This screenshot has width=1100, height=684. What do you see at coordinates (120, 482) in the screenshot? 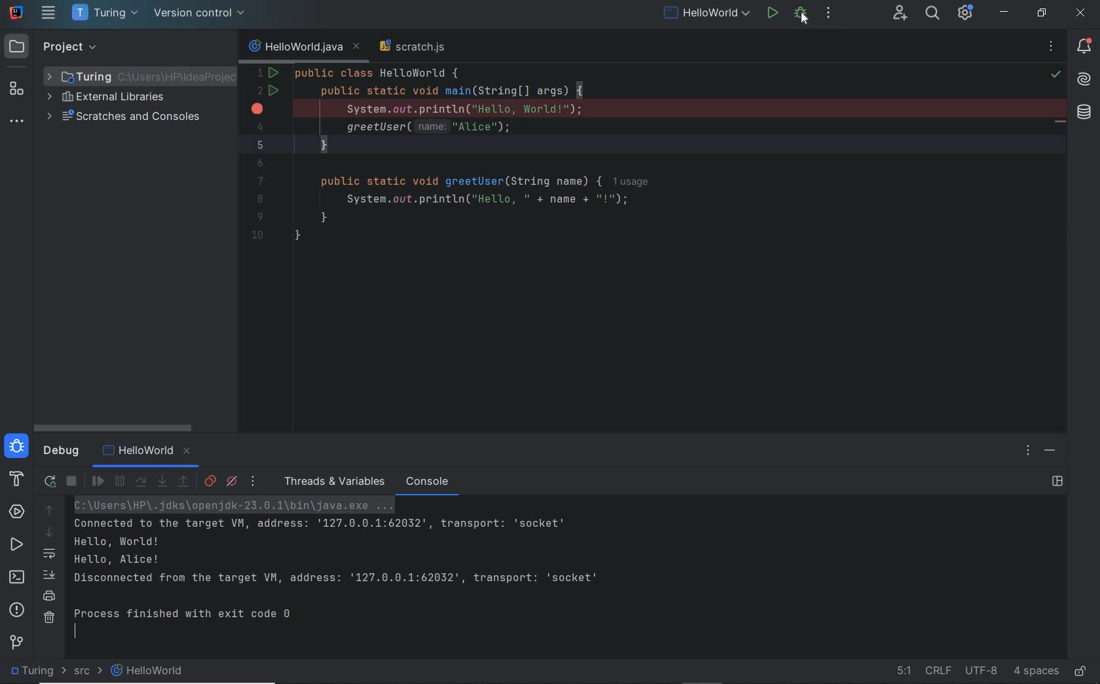
I see `pause program` at bounding box center [120, 482].